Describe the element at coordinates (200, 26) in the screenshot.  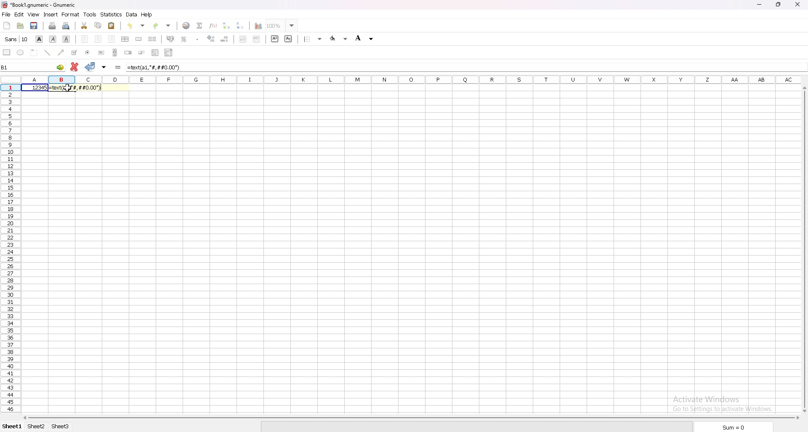
I see `summation` at that location.